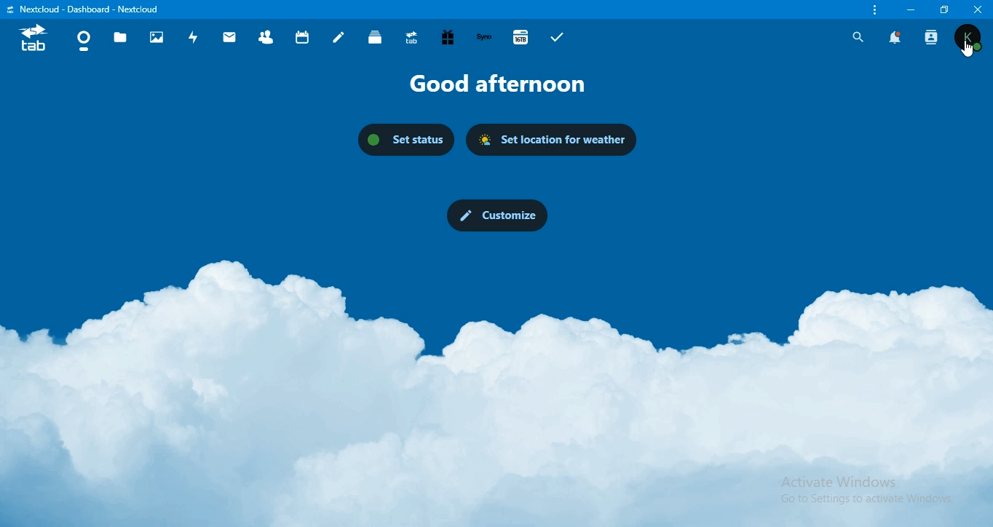  Describe the element at coordinates (90, 9) in the screenshot. I see `text` at that location.